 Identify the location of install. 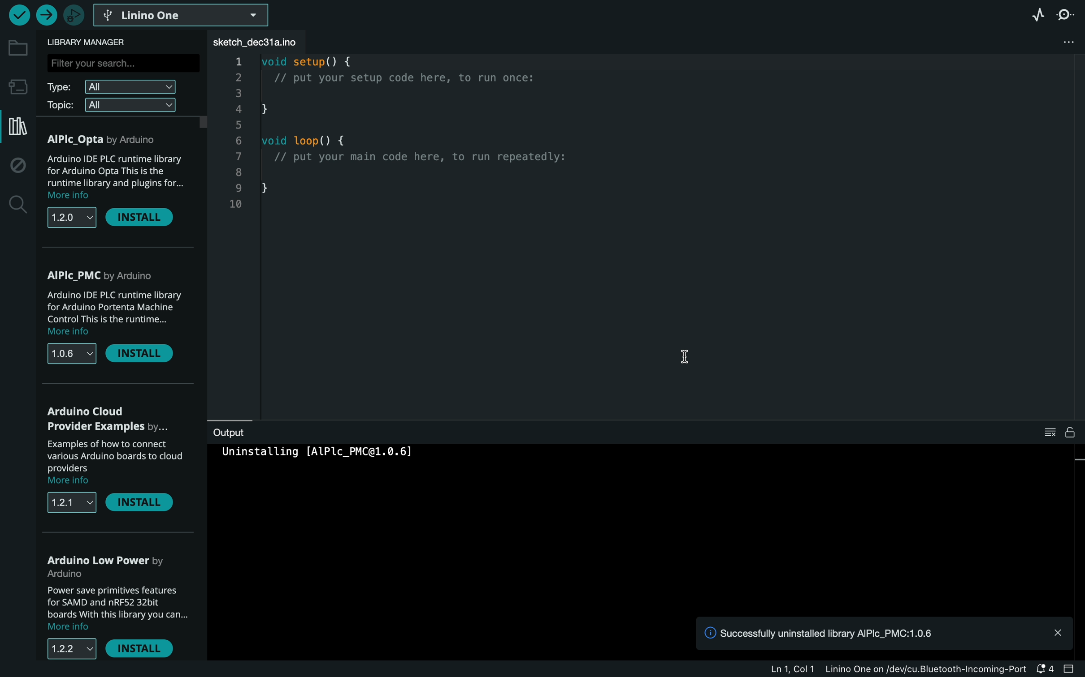
(145, 218).